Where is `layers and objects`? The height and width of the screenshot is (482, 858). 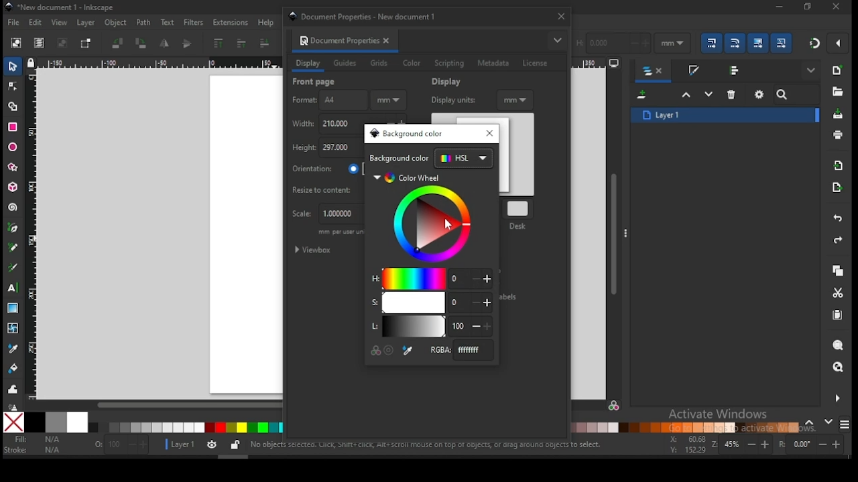 layers and objects is located at coordinates (654, 72).